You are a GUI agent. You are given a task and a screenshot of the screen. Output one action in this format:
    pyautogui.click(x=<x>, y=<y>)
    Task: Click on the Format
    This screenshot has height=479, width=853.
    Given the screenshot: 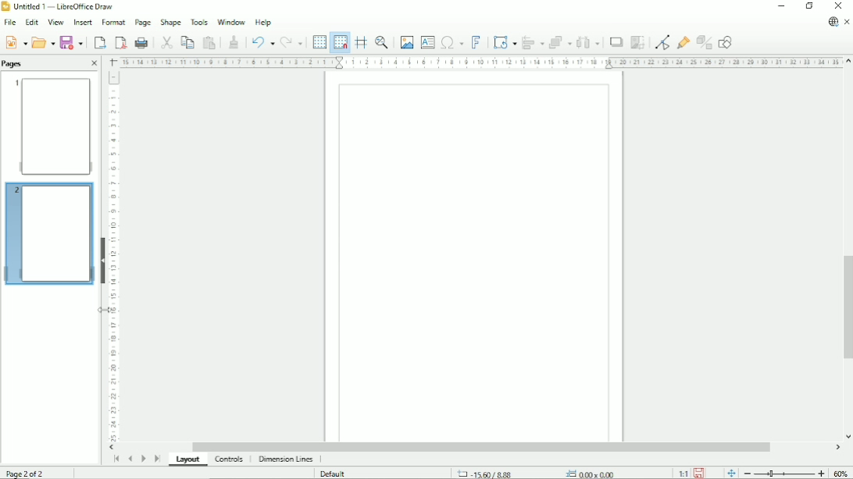 What is the action you would take?
    pyautogui.click(x=112, y=23)
    